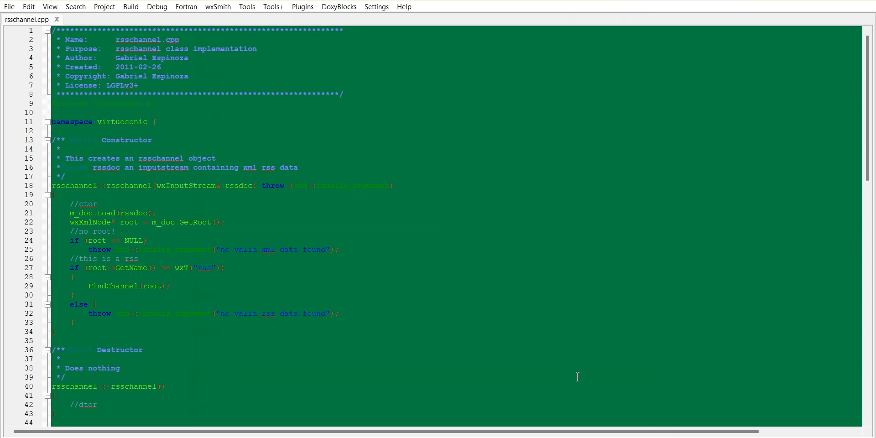  What do you see at coordinates (28, 6) in the screenshot?
I see `Edit` at bounding box center [28, 6].